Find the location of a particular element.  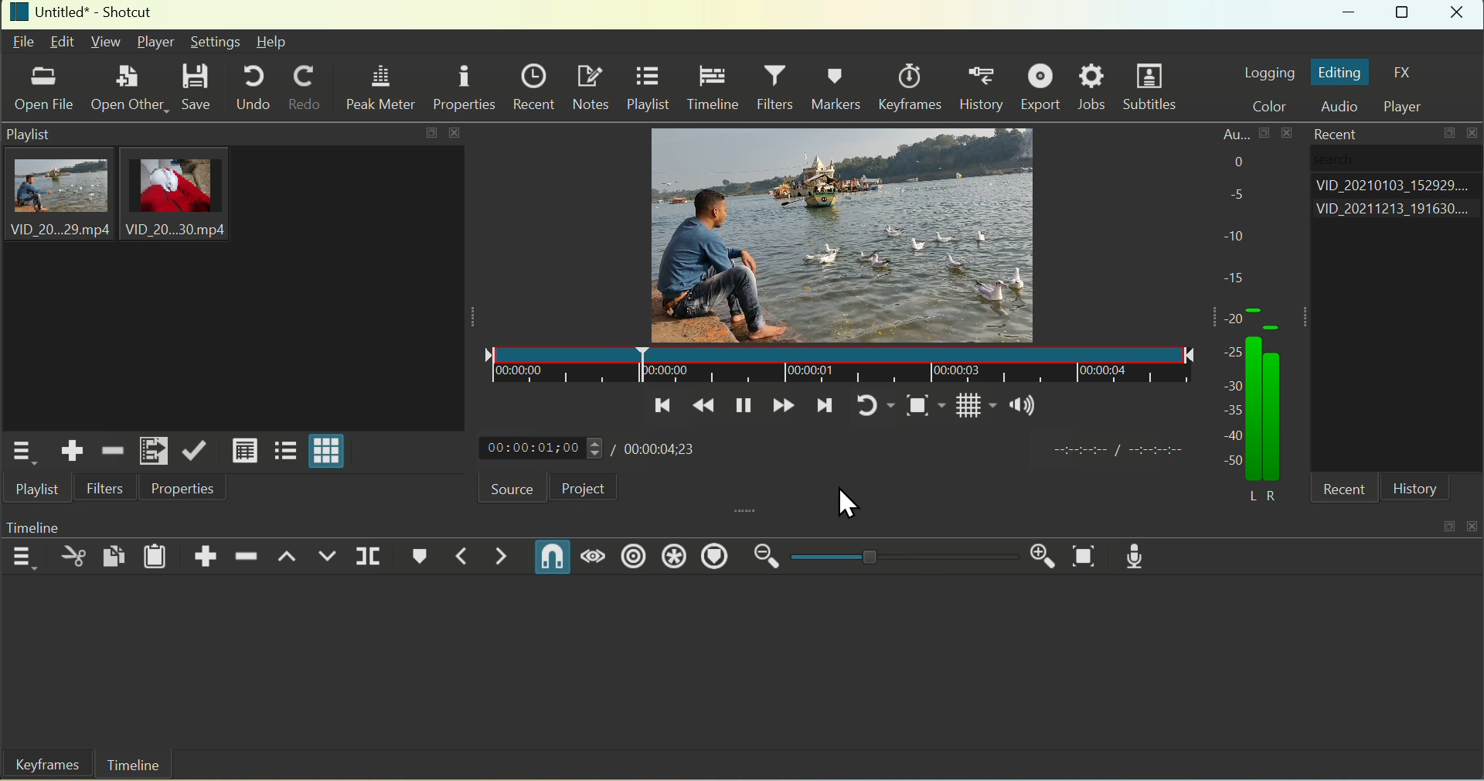

Marker is located at coordinates (415, 558).